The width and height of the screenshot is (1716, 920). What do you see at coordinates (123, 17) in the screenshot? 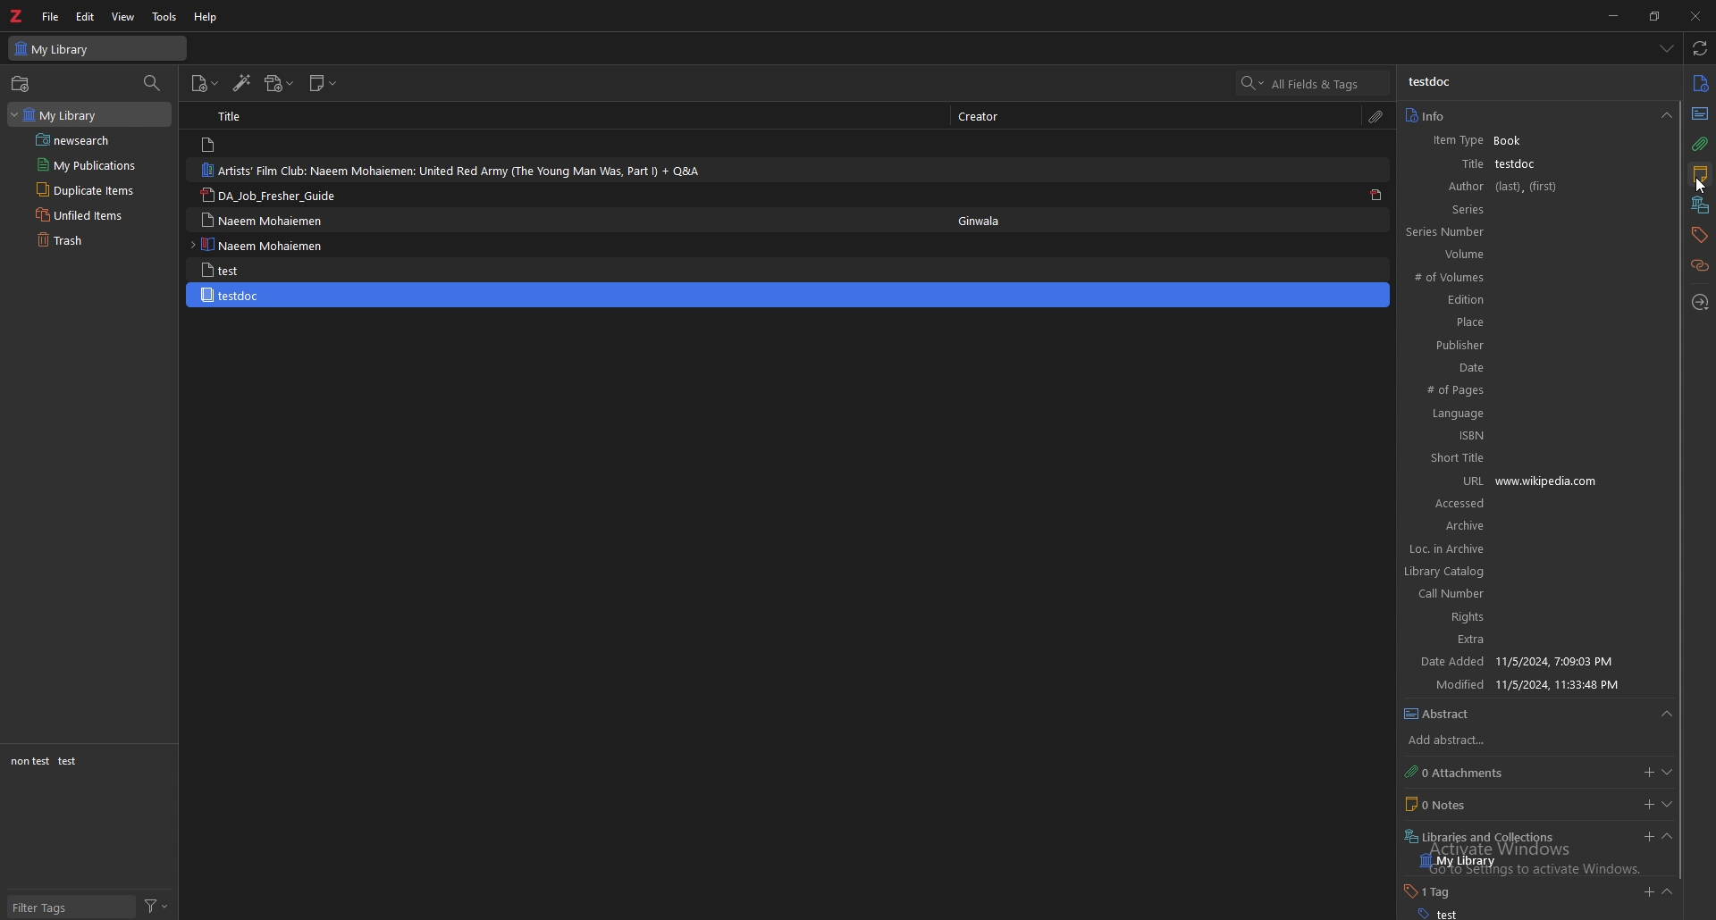
I see `view` at bounding box center [123, 17].